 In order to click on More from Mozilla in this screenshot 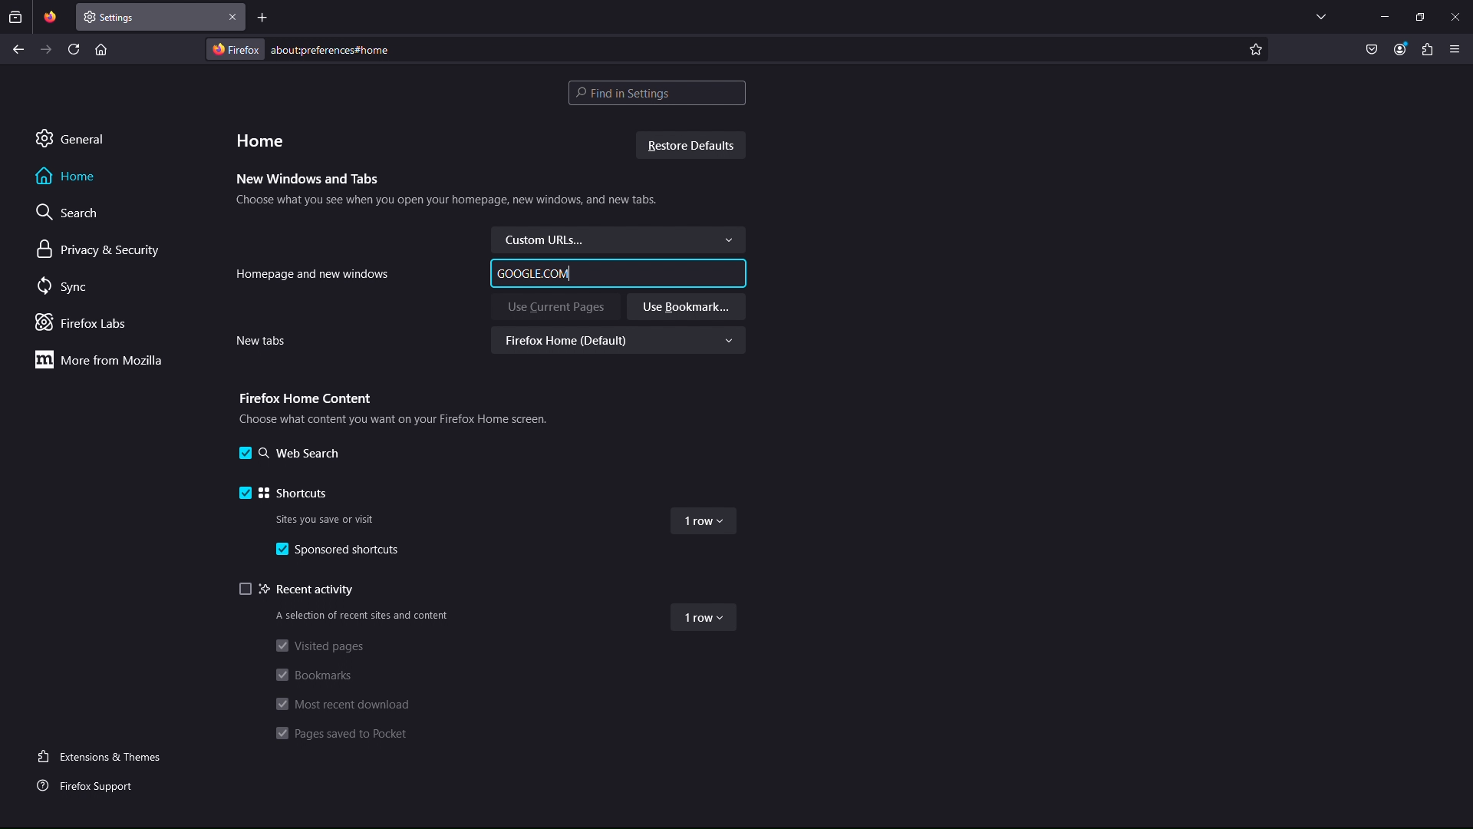, I will do `click(97, 359)`.